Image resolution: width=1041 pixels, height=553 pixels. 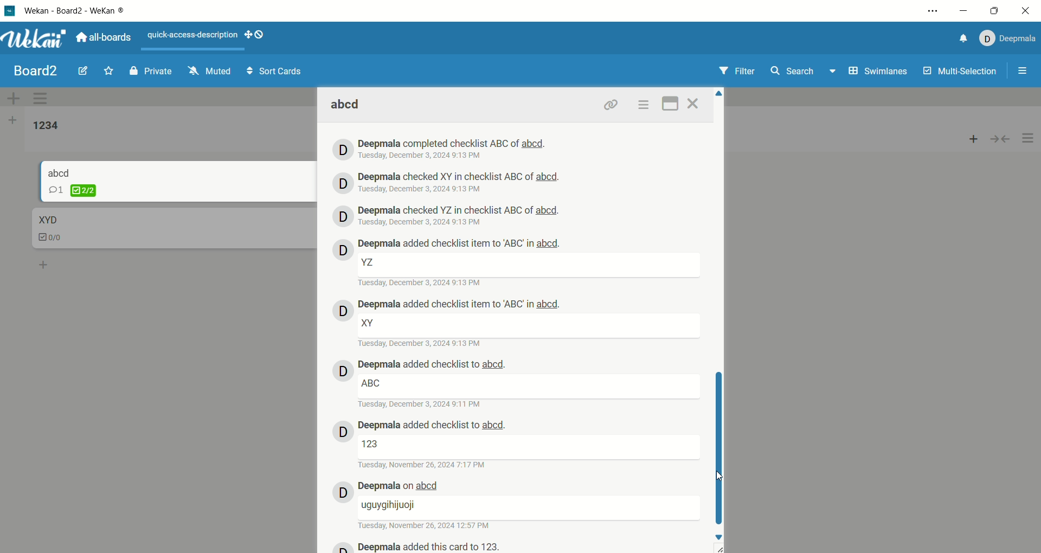 What do you see at coordinates (879, 73) in the screenshot?
I see `swimlanes` at bounding box center [879, 73].